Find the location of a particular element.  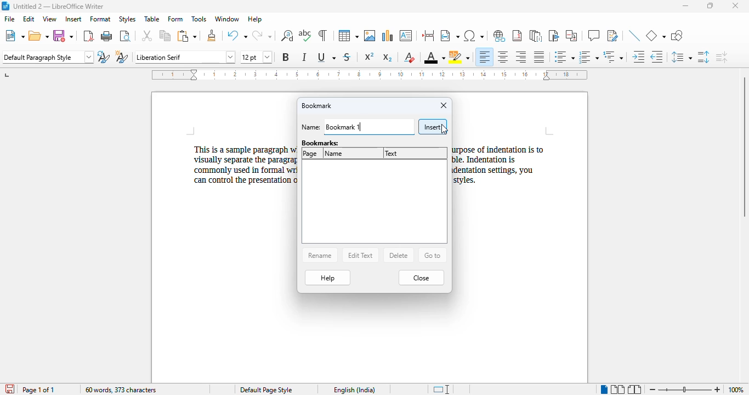

insert bookmark is located at coordinates (553, 36).